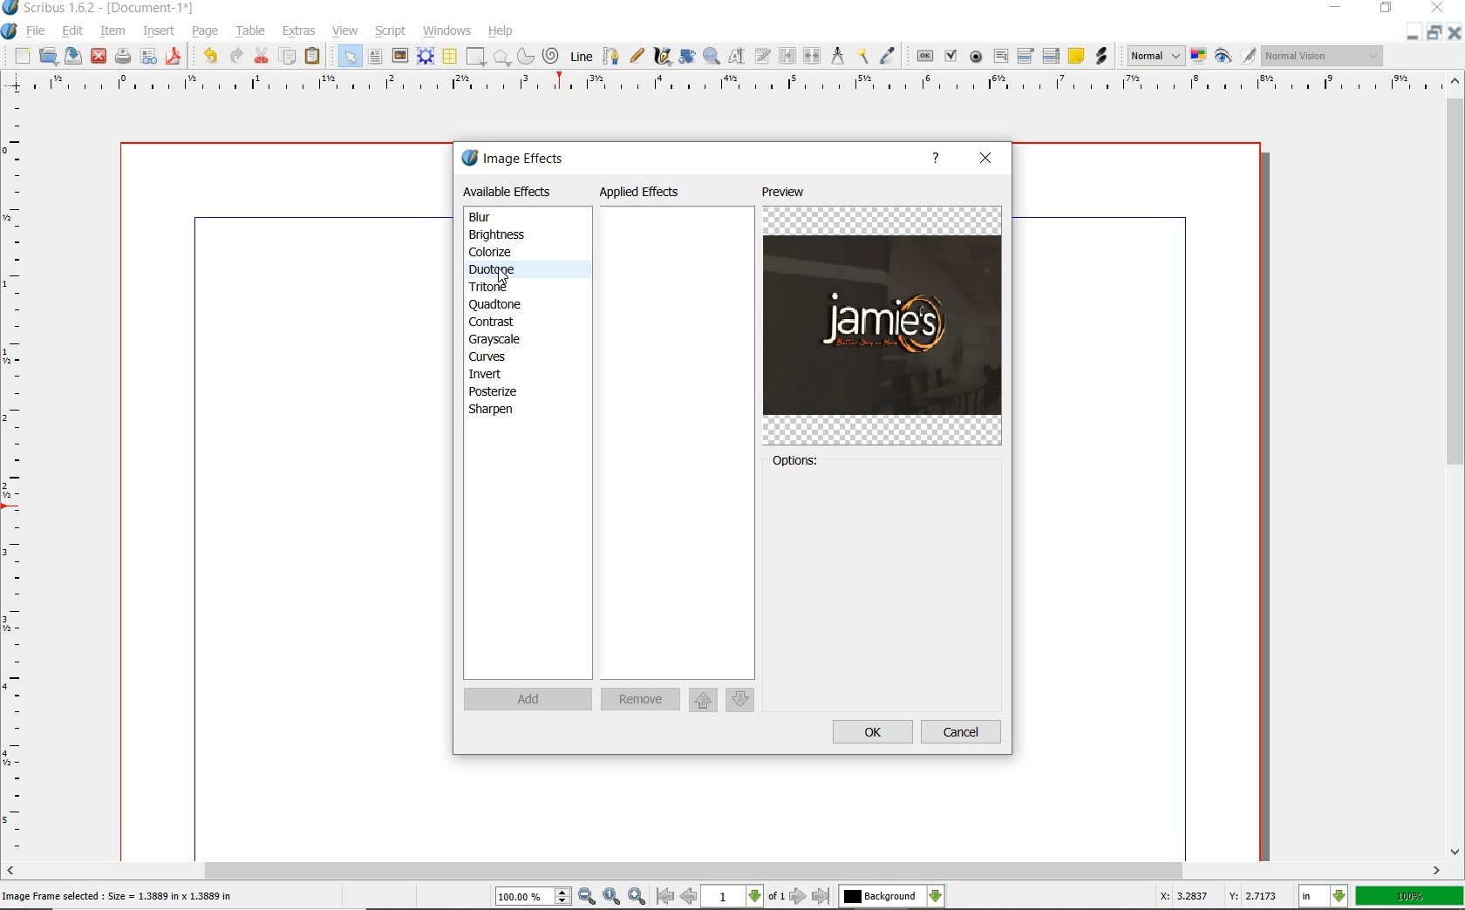 This screenshot has width=1465, height=910. What do you see at coordinates (1216, 899) in the screenshot?
I see `coordinates` at bounding box center [1216, 899].